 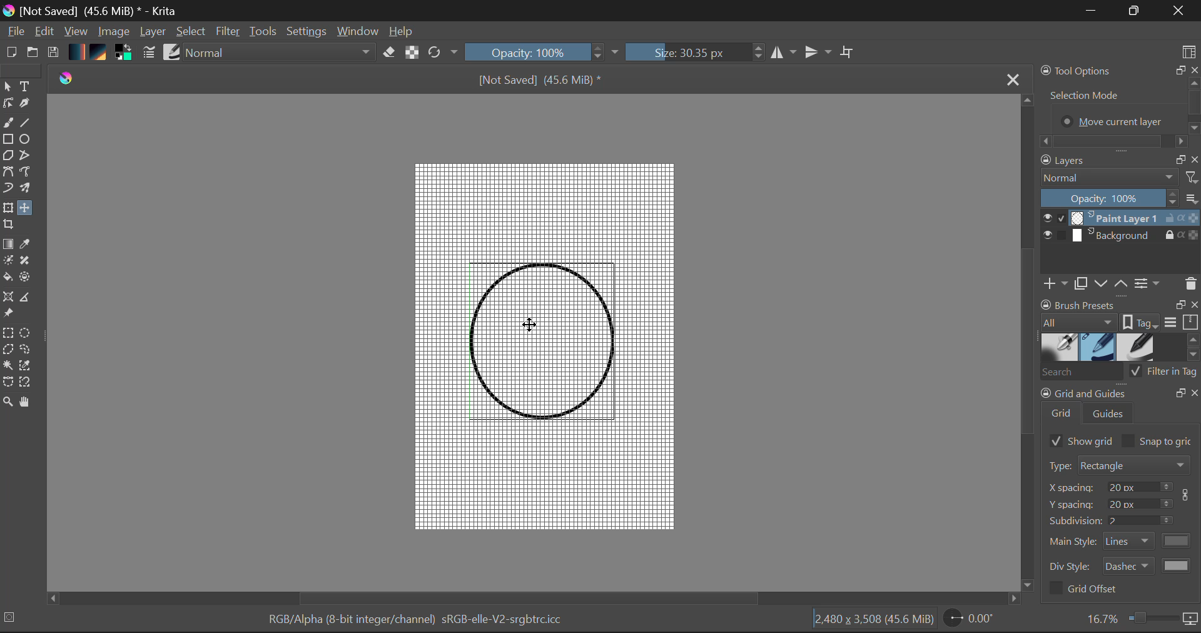 What do you see at coordinates (9, 333) in the screenshot?
I see `Rectangular Selection` at bounding box center [9, 333].